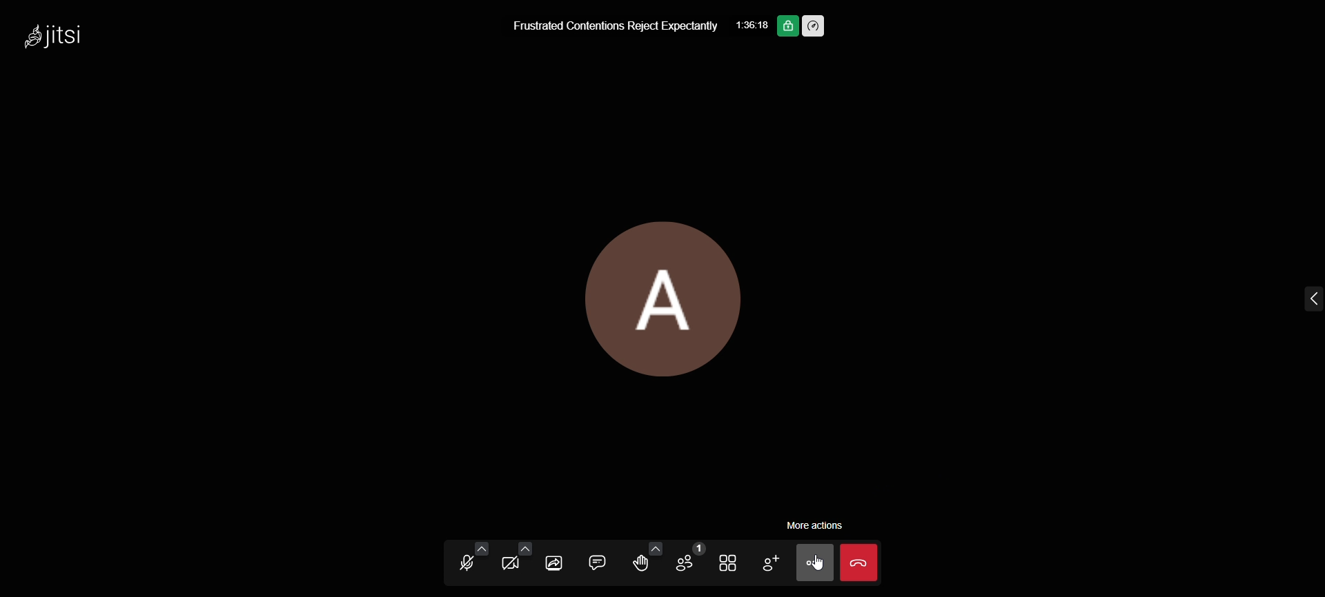  What do you see at coordinates (690, 557) in the screenshot?
I see `participants` at bounding box center [690, 557].